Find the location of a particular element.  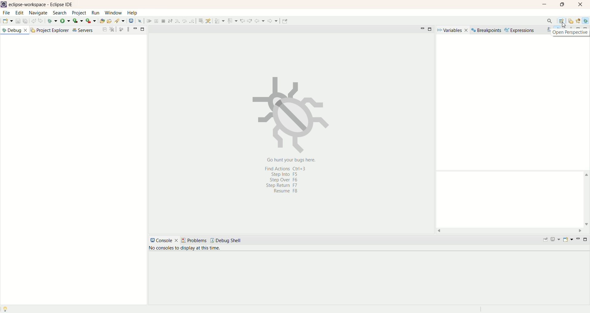

create a new Java servlet is located at coordinates (118, 21).